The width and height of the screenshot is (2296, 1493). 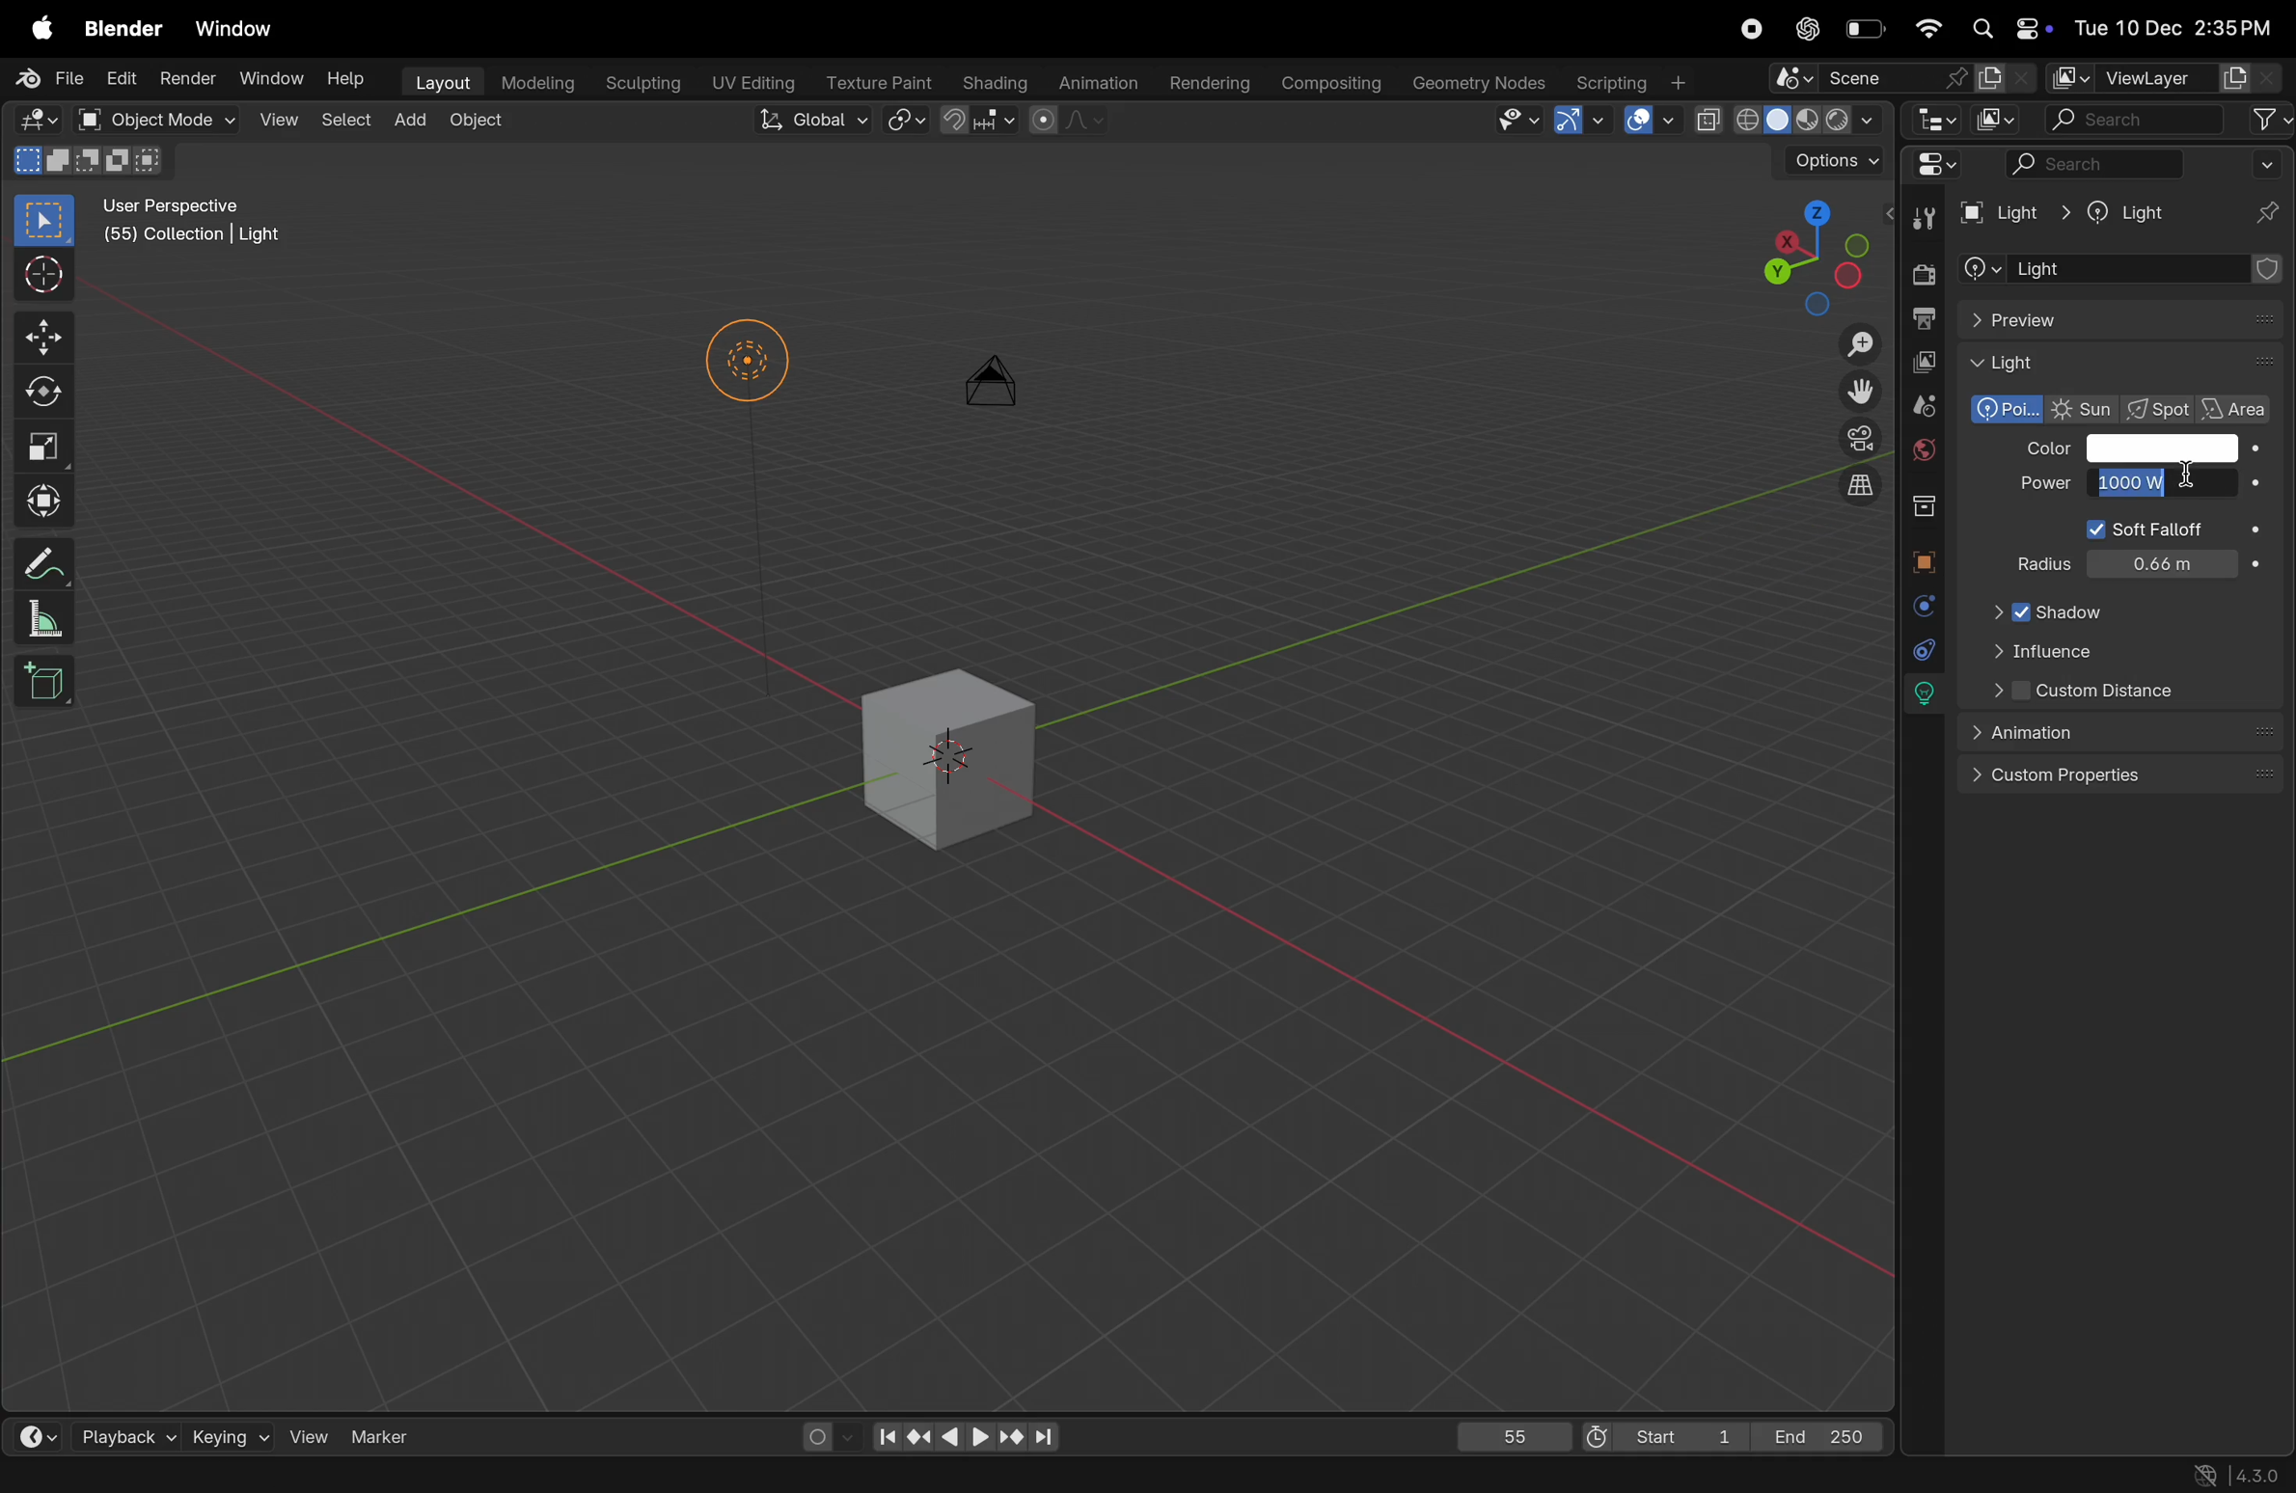 I want to click on rotate, so click(x=43, y=396).